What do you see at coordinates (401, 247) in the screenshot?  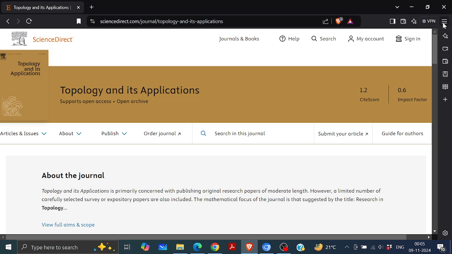 I see `ENG` at bounding box center [401, 247].